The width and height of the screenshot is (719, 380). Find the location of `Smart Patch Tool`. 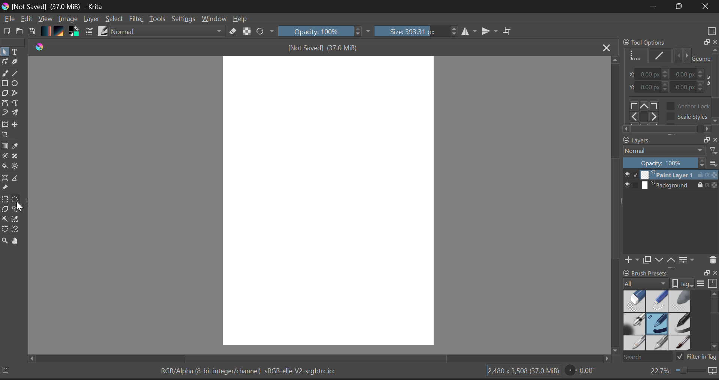

Smart Patch Tool is located at coordinates (16, 157).